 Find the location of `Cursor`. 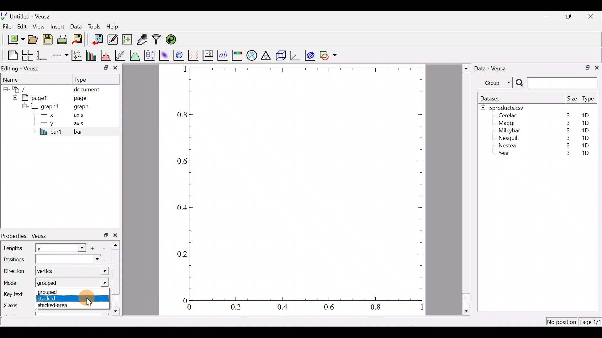

Cursor is located at coordinates (87, 299).